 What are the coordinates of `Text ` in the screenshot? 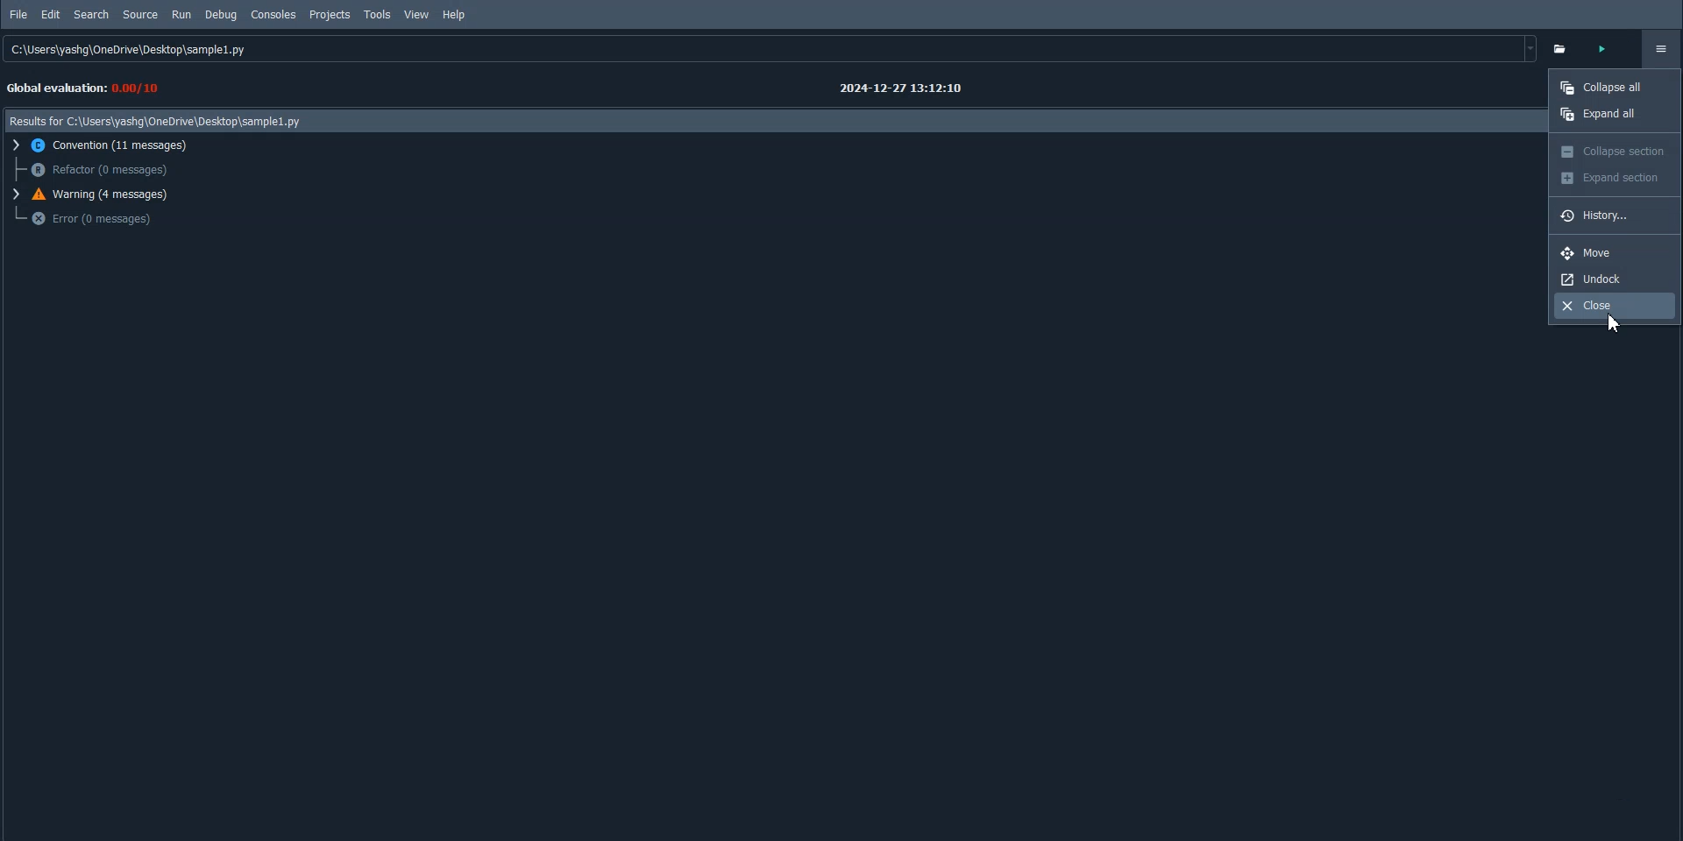 It's located at (903, 89).